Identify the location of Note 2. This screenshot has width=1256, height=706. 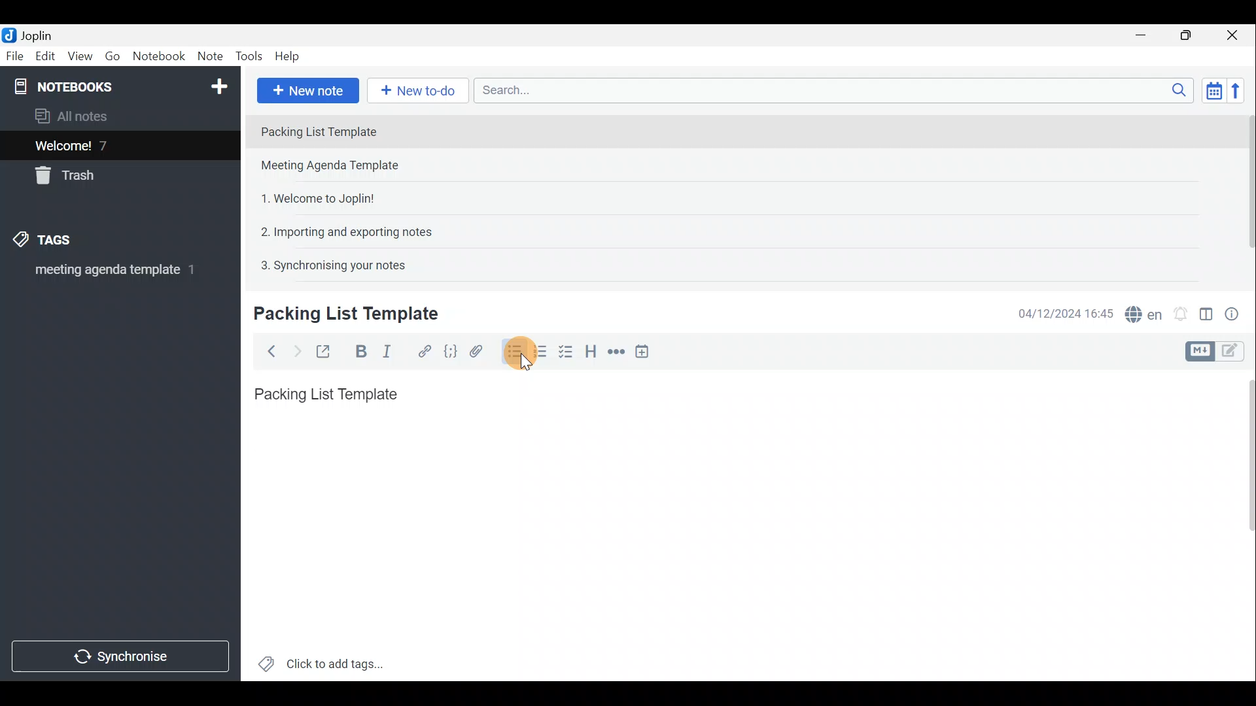
(343, 167).